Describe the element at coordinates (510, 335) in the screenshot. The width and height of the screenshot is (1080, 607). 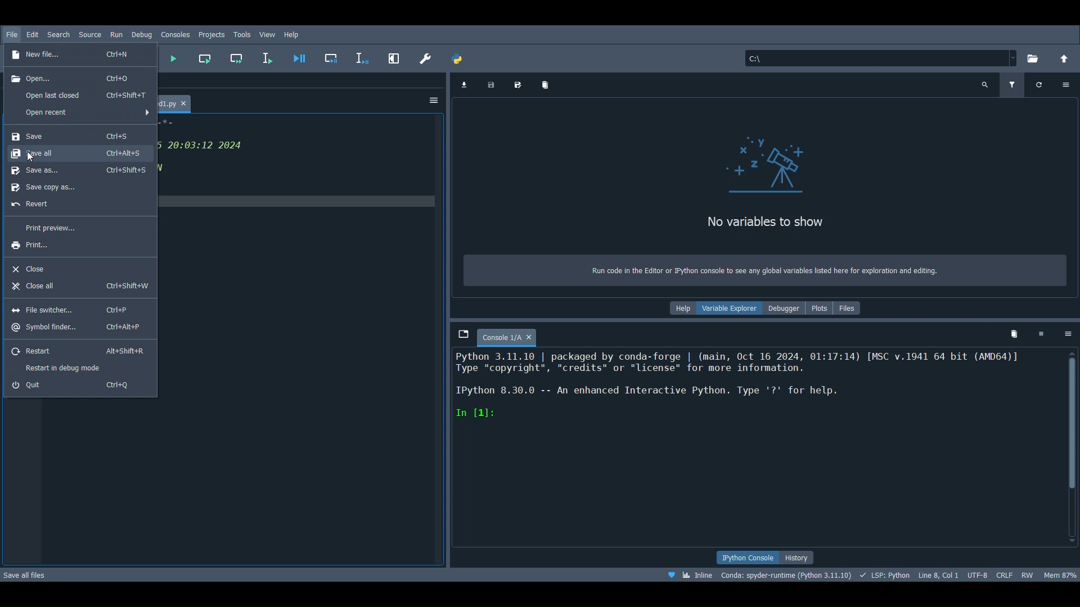
I see `Console 1/A` at that location.